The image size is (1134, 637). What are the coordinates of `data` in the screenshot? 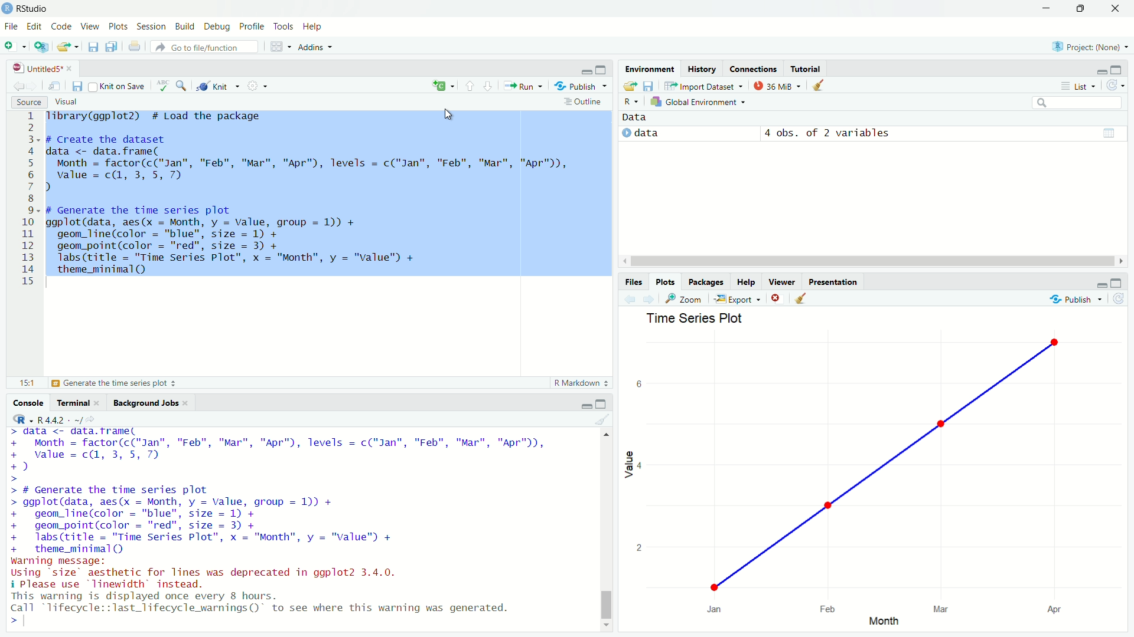 It's located at (673, 133).